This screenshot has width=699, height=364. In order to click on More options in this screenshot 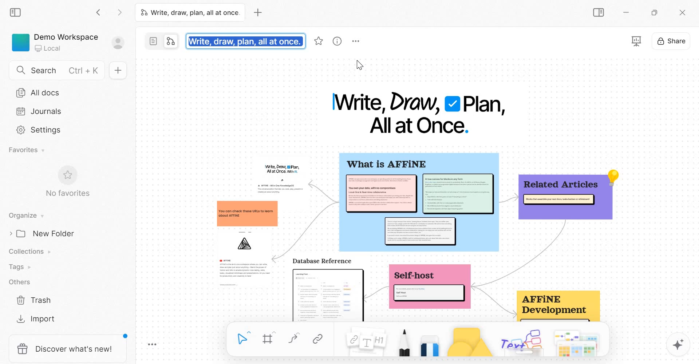, I will do `click(357, 42)`.